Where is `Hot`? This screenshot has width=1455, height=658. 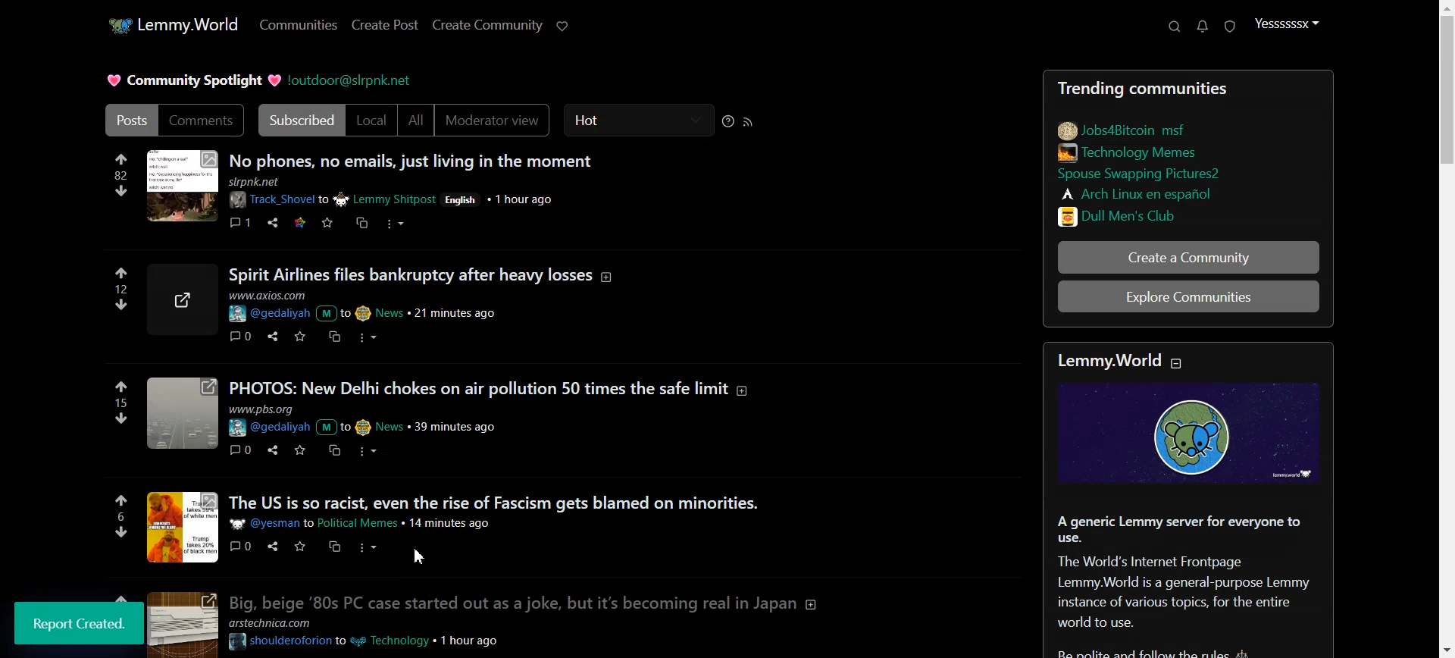 Hot is located at coordinates (639, 121).